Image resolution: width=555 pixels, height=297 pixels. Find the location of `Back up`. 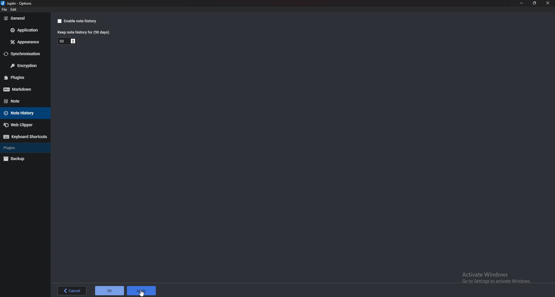

Back up is located at coordinates (22, 159).